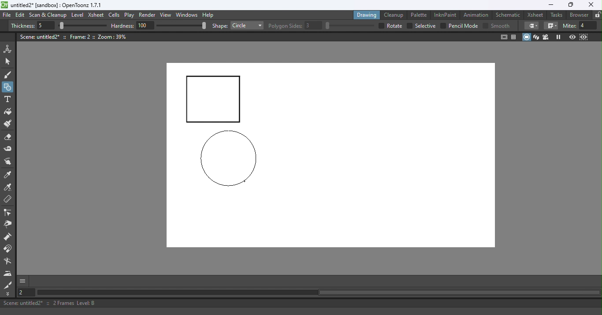  Describe the element at coordinates (557, 15) in the screenshot. I see `Tasks` at that location.